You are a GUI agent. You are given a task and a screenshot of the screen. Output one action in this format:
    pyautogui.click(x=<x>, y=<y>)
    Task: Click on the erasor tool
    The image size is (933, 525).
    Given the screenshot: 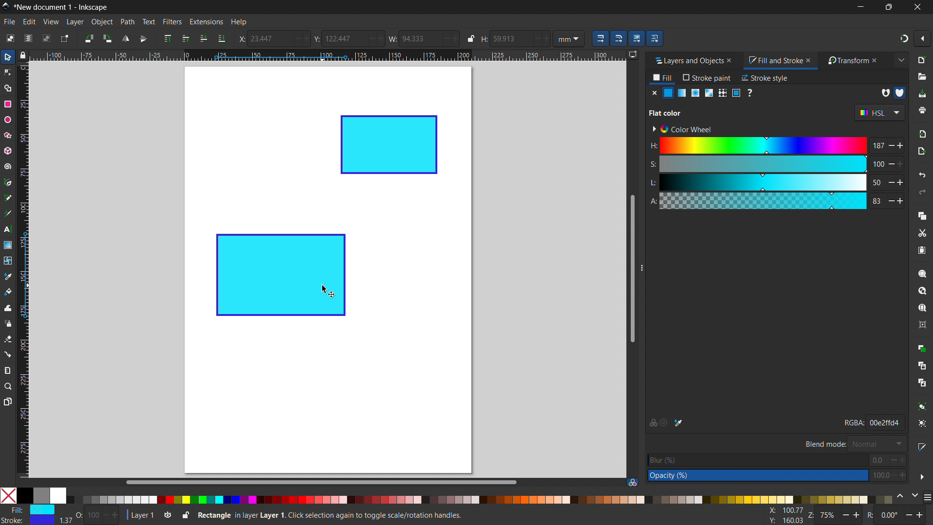 What is the action you would take?
    pyautogui.click(x=8, y=339)
    